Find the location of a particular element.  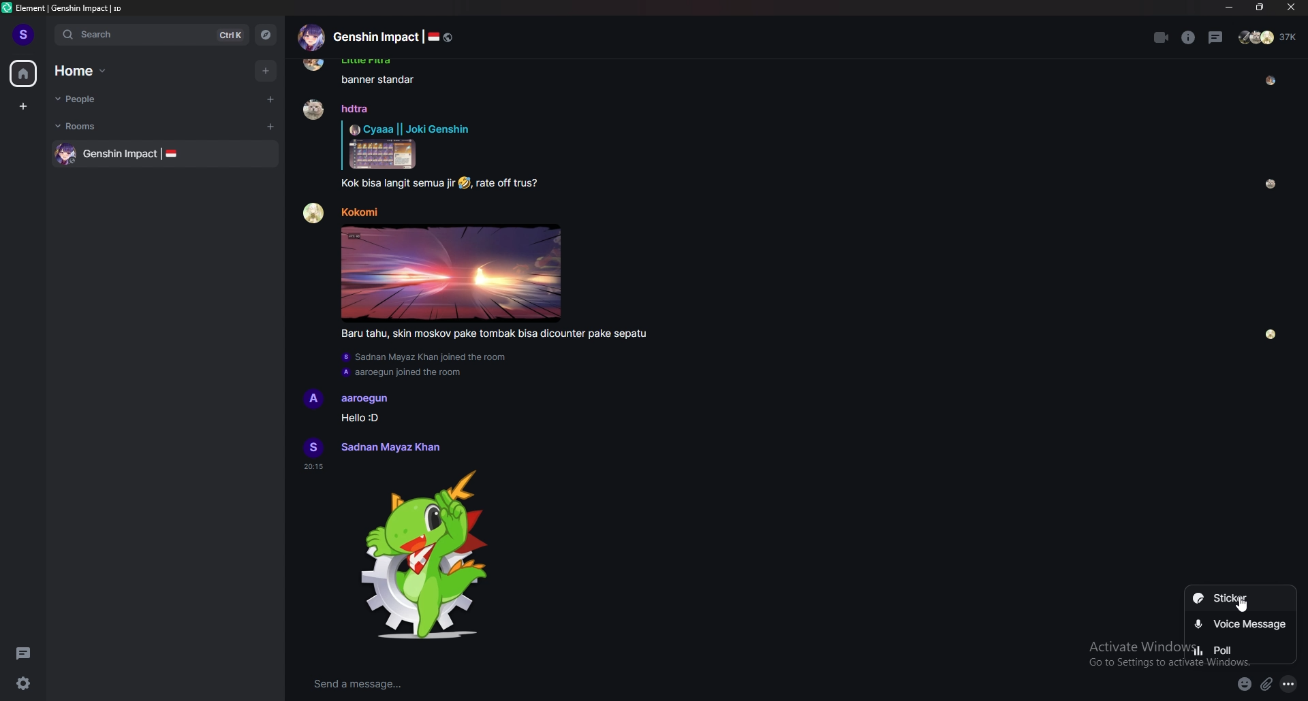

Kokomi is located at coordinates (359, 212).